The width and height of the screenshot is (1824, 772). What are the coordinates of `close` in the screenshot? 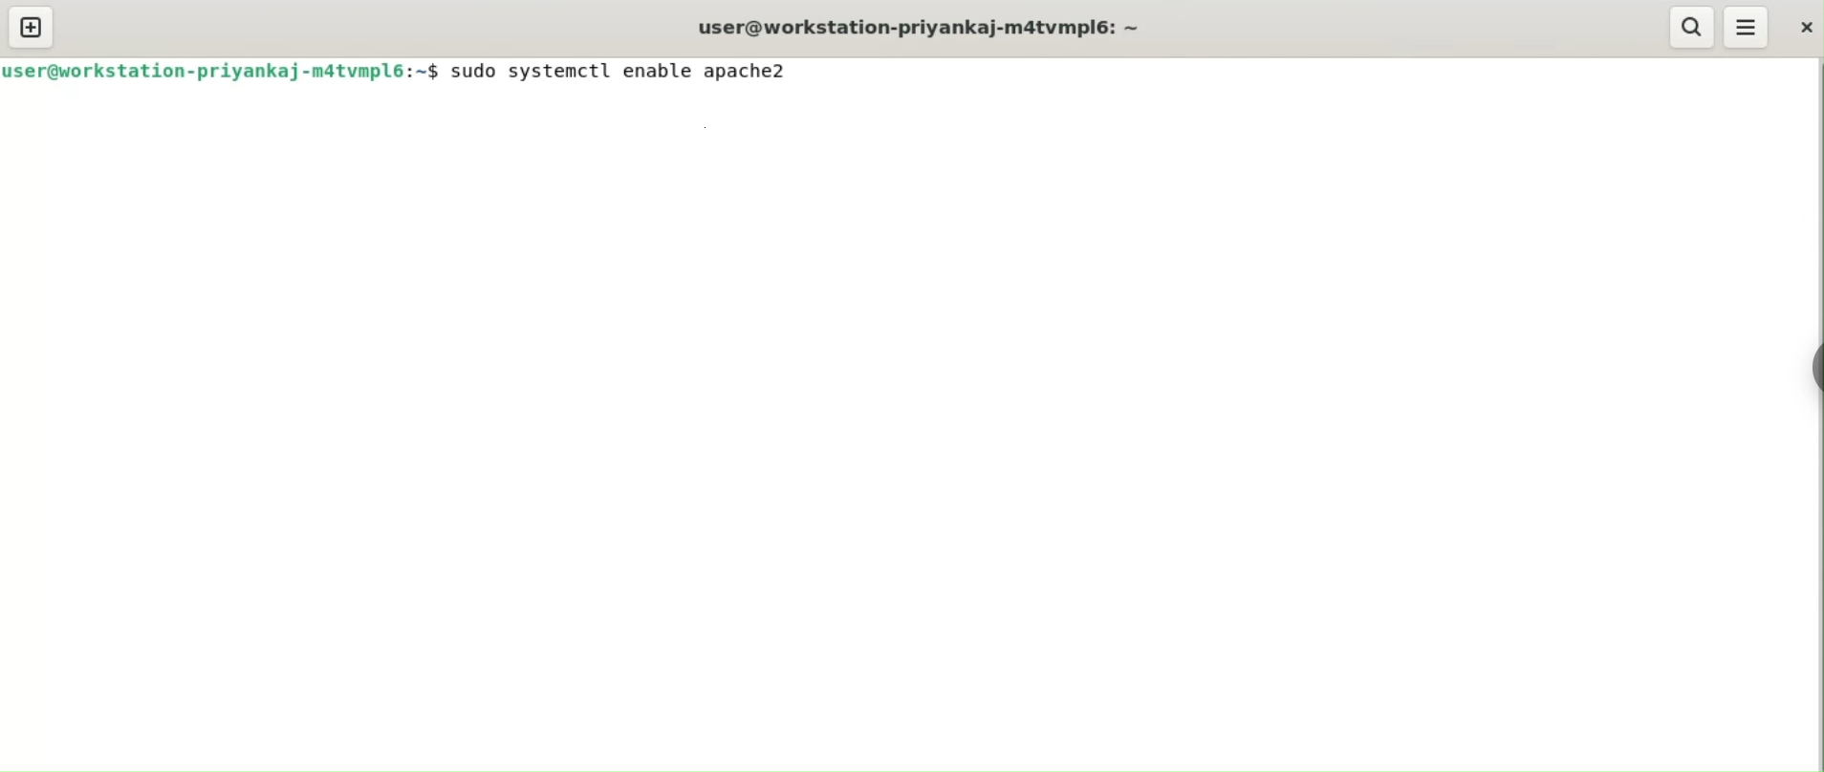 It's located at (1803, 26).